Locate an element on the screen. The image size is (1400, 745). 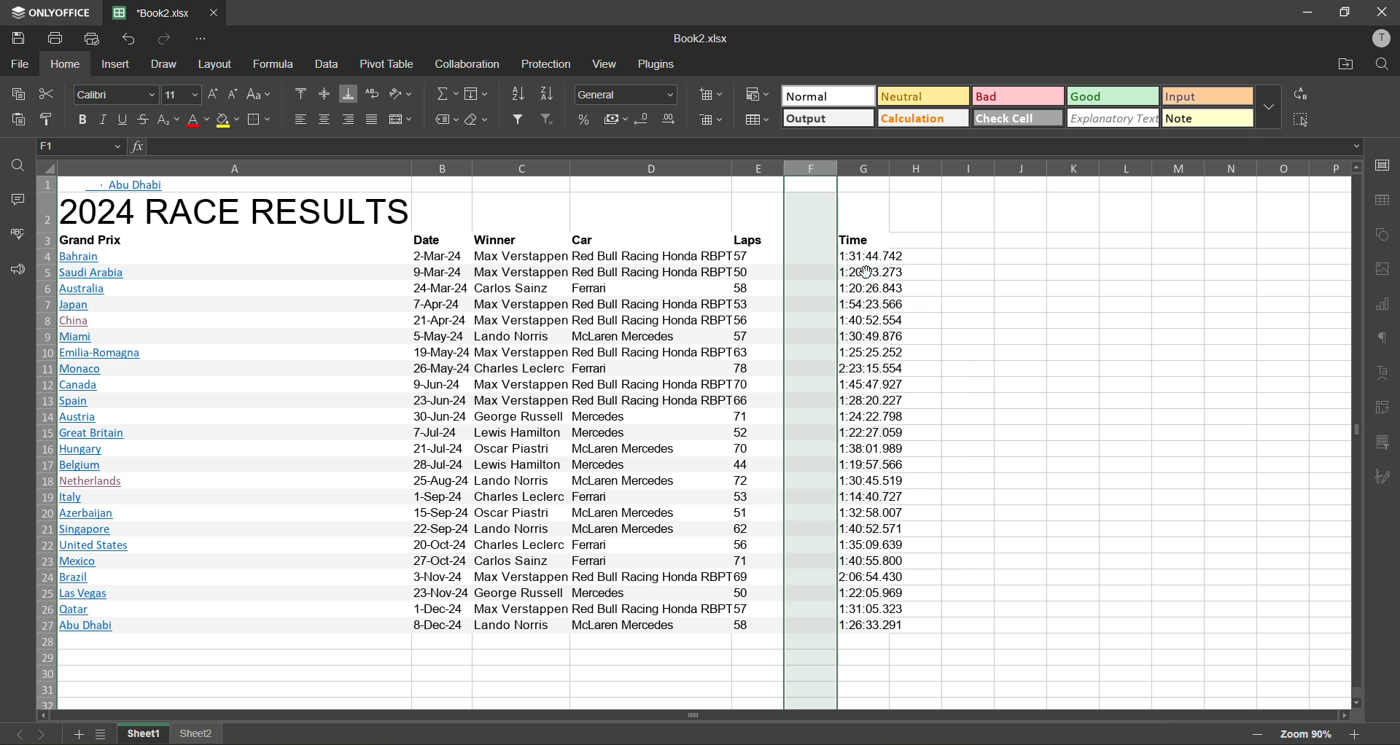
file is located at coordinates (17, 64).